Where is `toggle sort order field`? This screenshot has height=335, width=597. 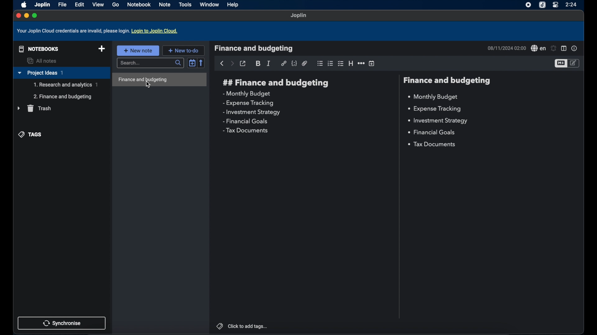 toggle sort order field is located at coordinates (192, 62).